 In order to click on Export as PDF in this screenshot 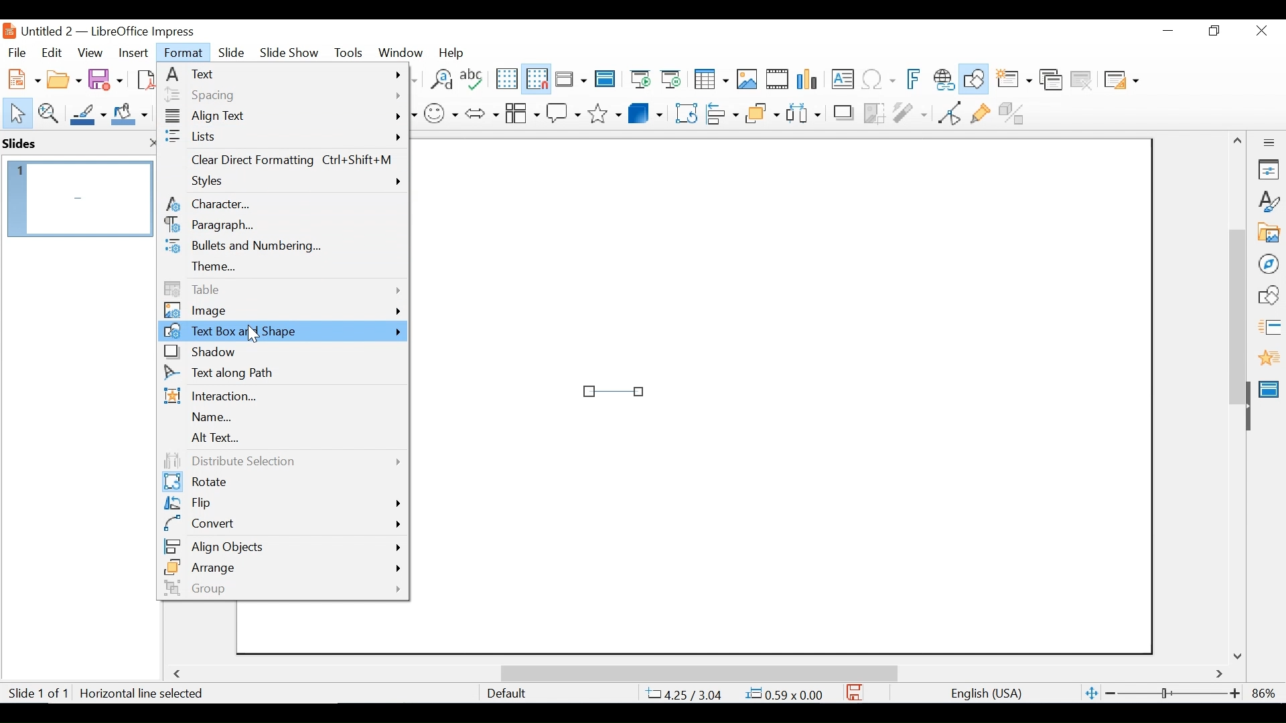, I will do `click(144, 78)`.